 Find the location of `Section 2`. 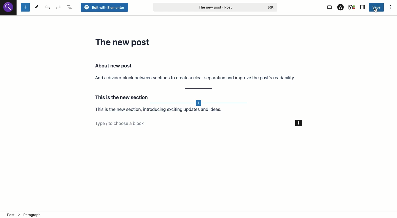

Section 2 is located at coordinates (166, 110).